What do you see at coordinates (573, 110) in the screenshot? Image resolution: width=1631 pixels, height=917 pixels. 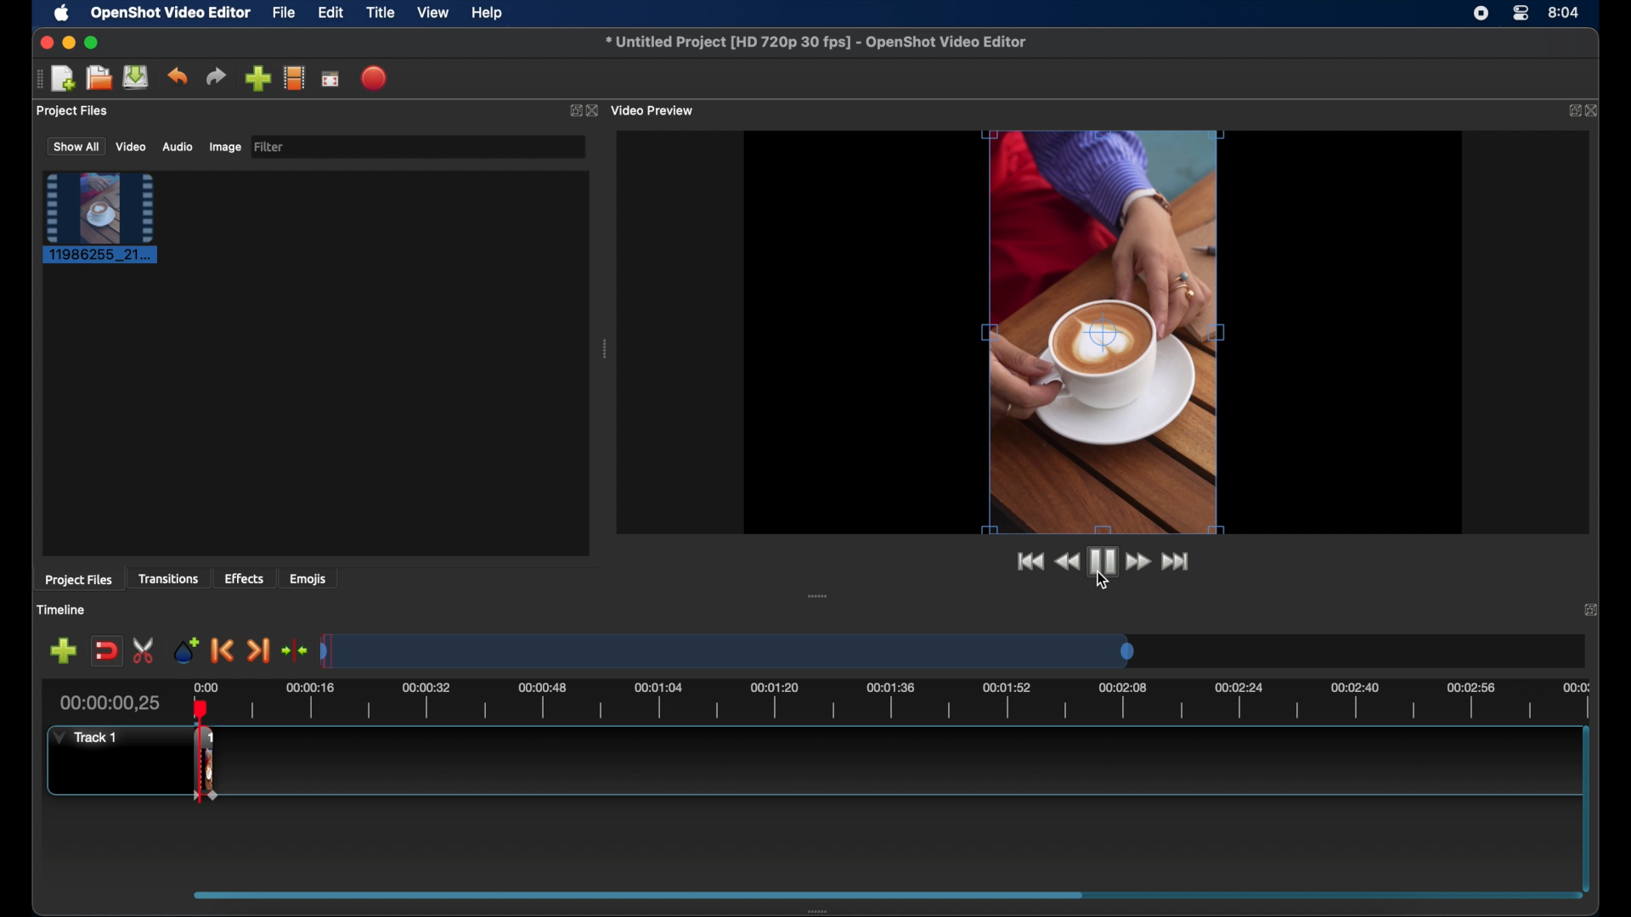 I see `expand` at bounding box center [573, 110].